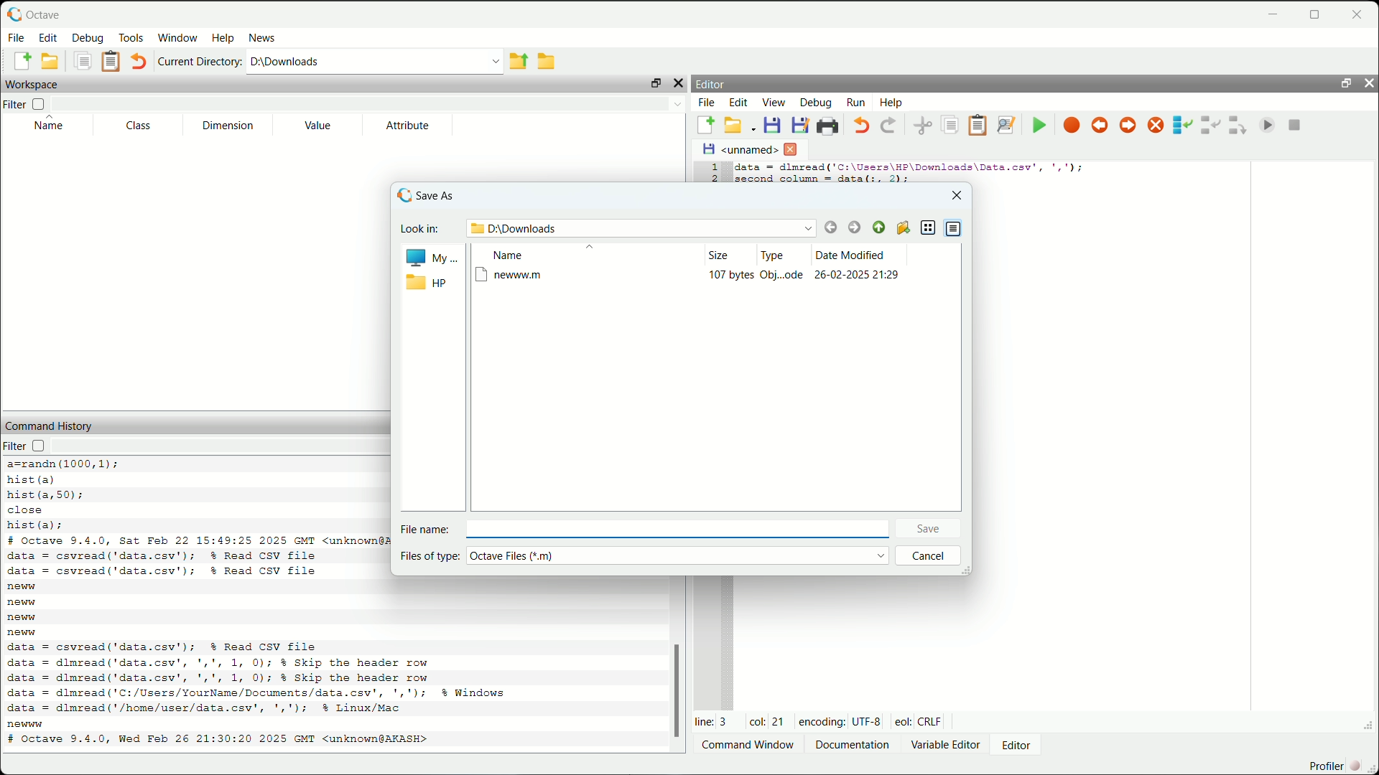 The image size is (1379, 775). What do you see at coordinates (1344, 82) in the screenshot?
I see `unlock widget` at bounding box center [1344, 82].